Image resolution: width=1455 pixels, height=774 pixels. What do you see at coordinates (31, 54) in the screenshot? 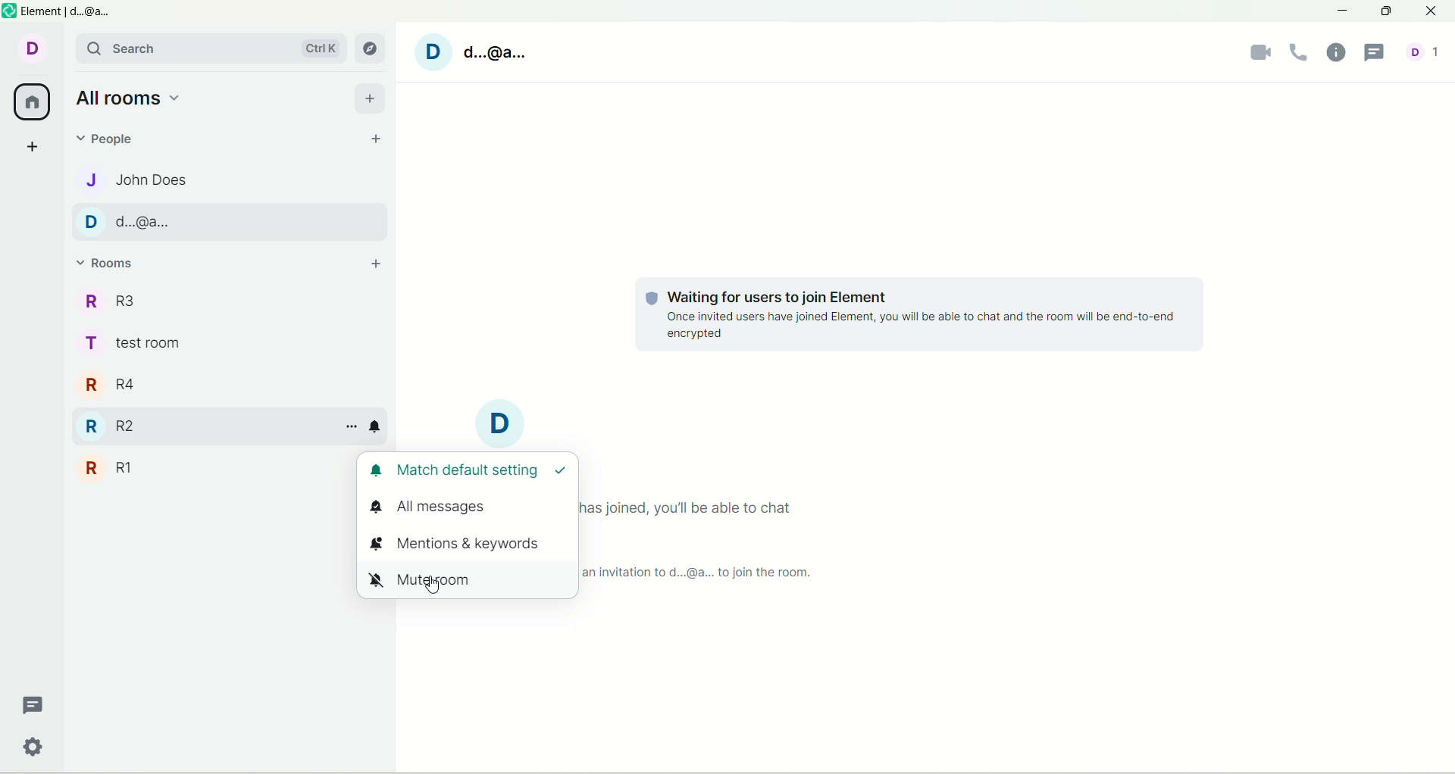
I see `account` at bounding box center [31, 54].